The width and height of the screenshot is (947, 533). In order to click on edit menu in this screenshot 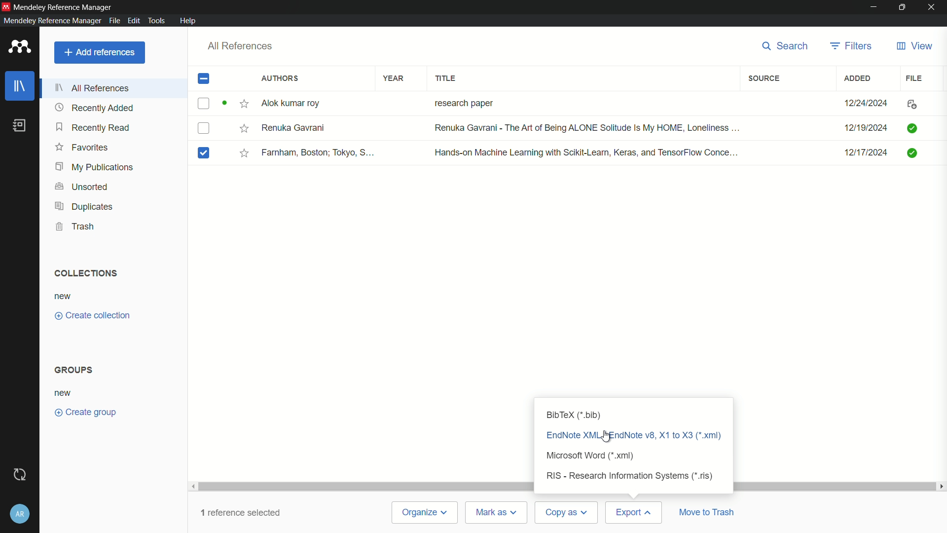, I will do `click(134, 21)`.